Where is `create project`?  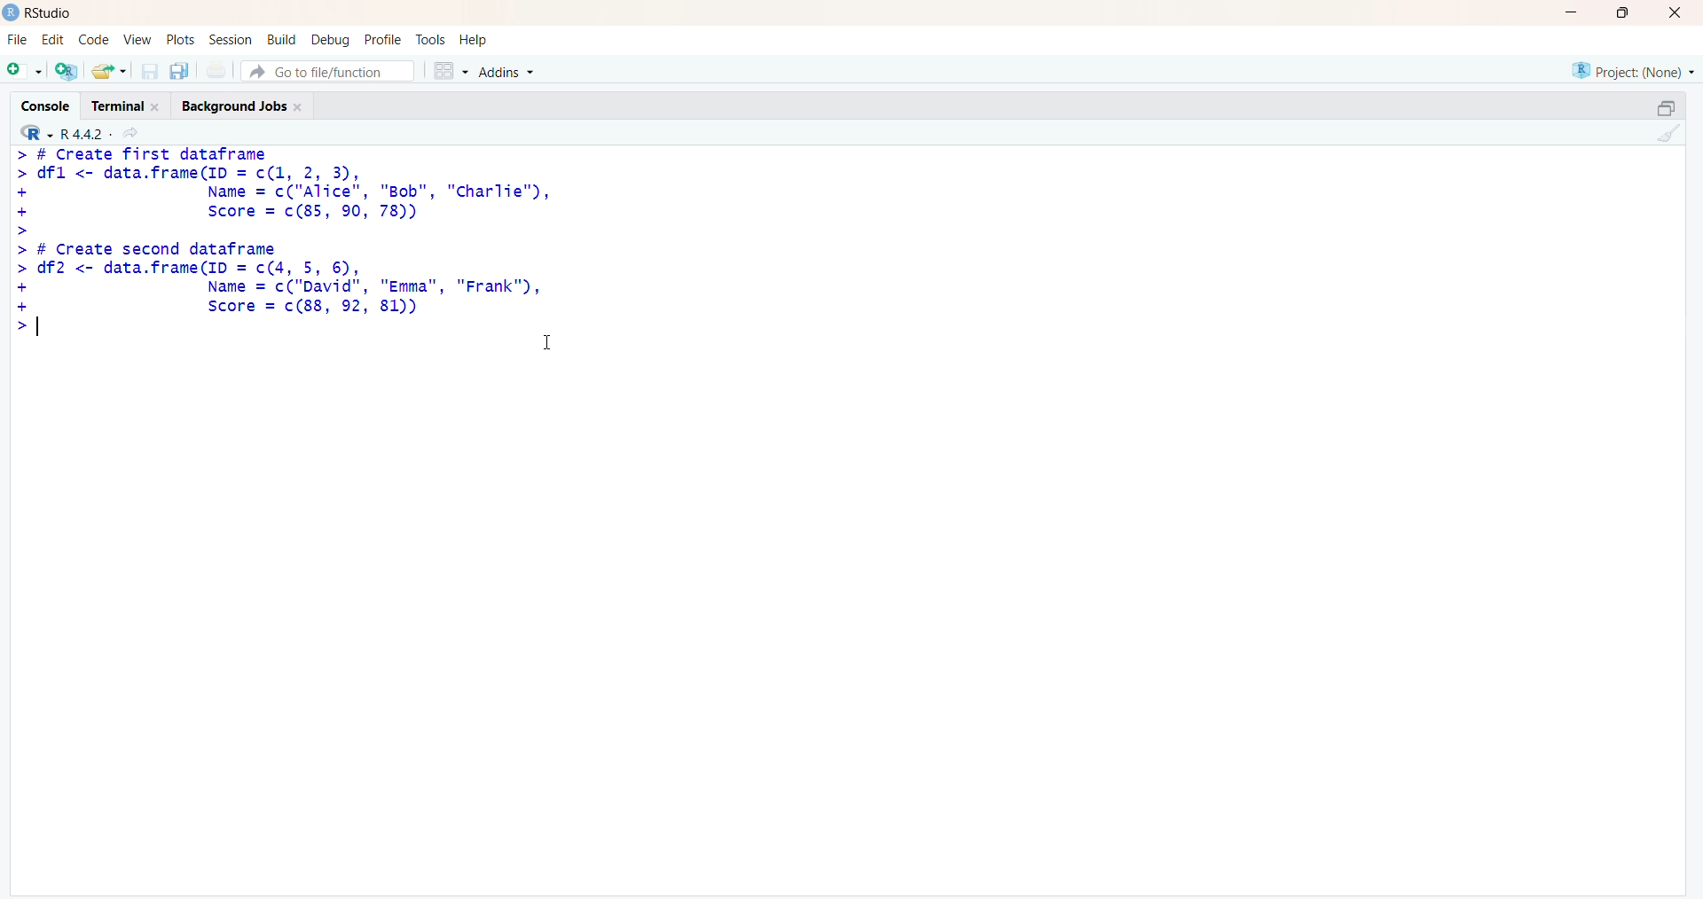
create project is located at coordinates (67, 70).